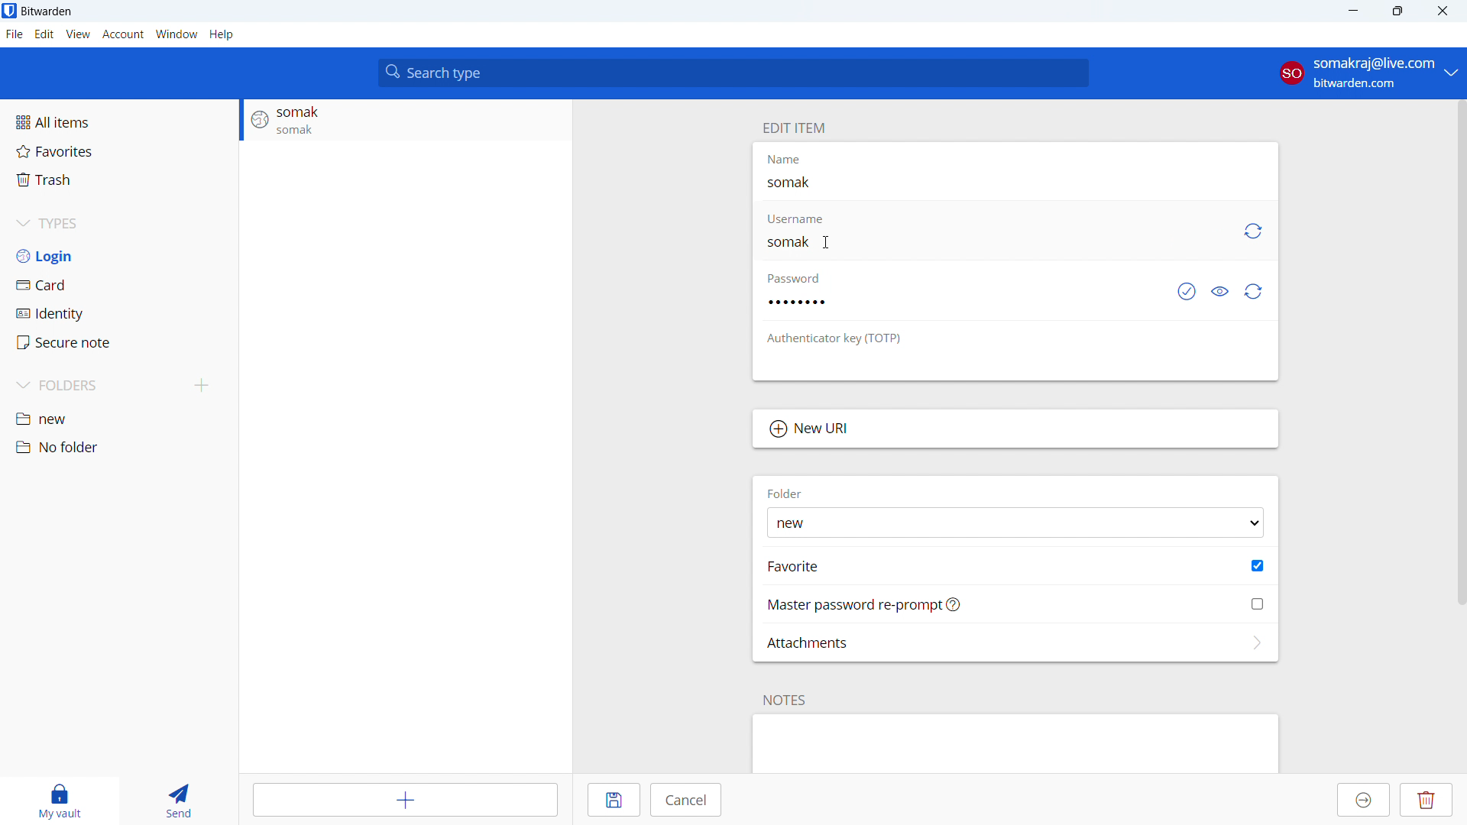  What do you see at coordinates (408, 799) in the screenshot?
I see `add item` at bounding box center [408, 799].